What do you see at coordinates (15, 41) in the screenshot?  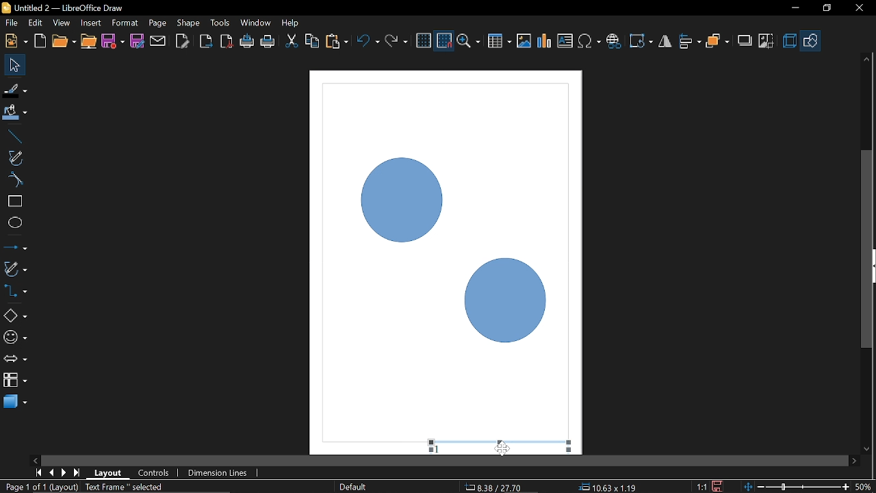 I see `New` at bounding box center [15, 41].